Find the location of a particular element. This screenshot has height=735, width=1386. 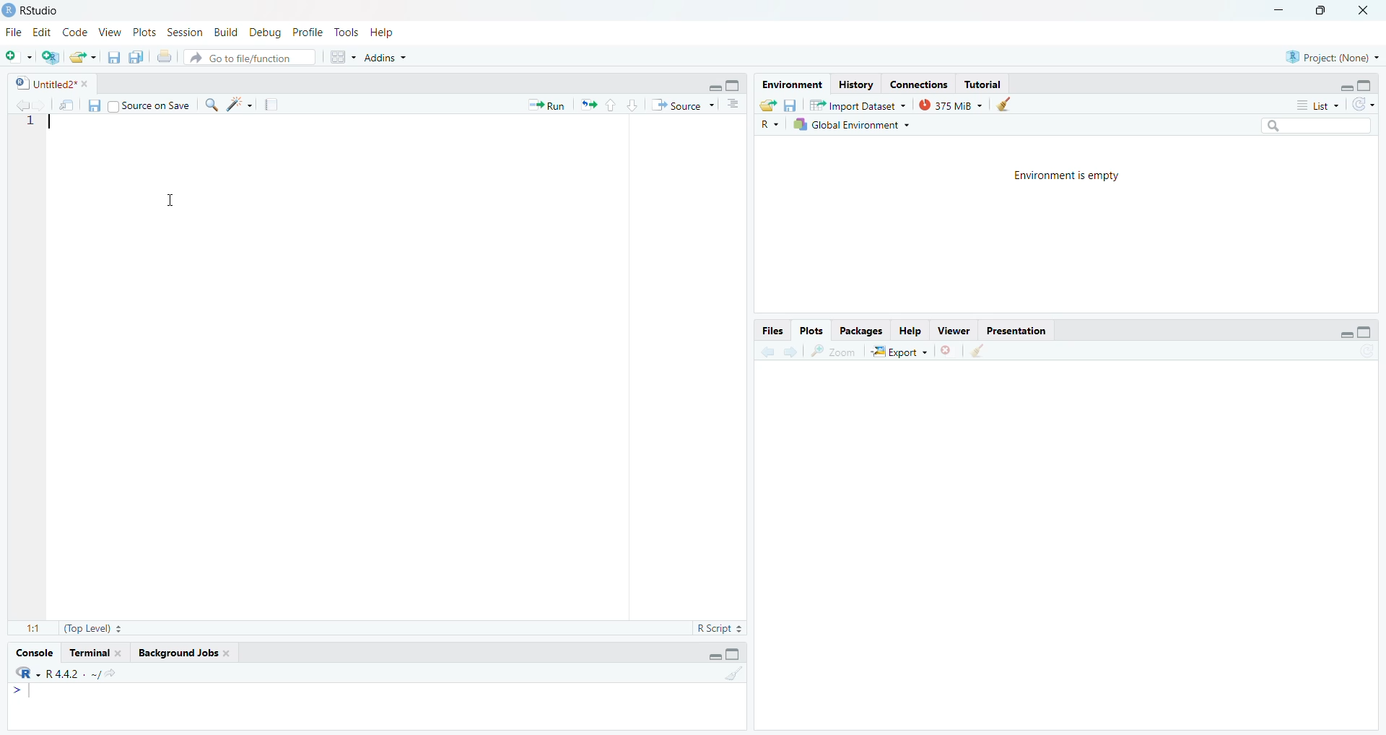

 Go to file/function is located at coordinates (252, 56).